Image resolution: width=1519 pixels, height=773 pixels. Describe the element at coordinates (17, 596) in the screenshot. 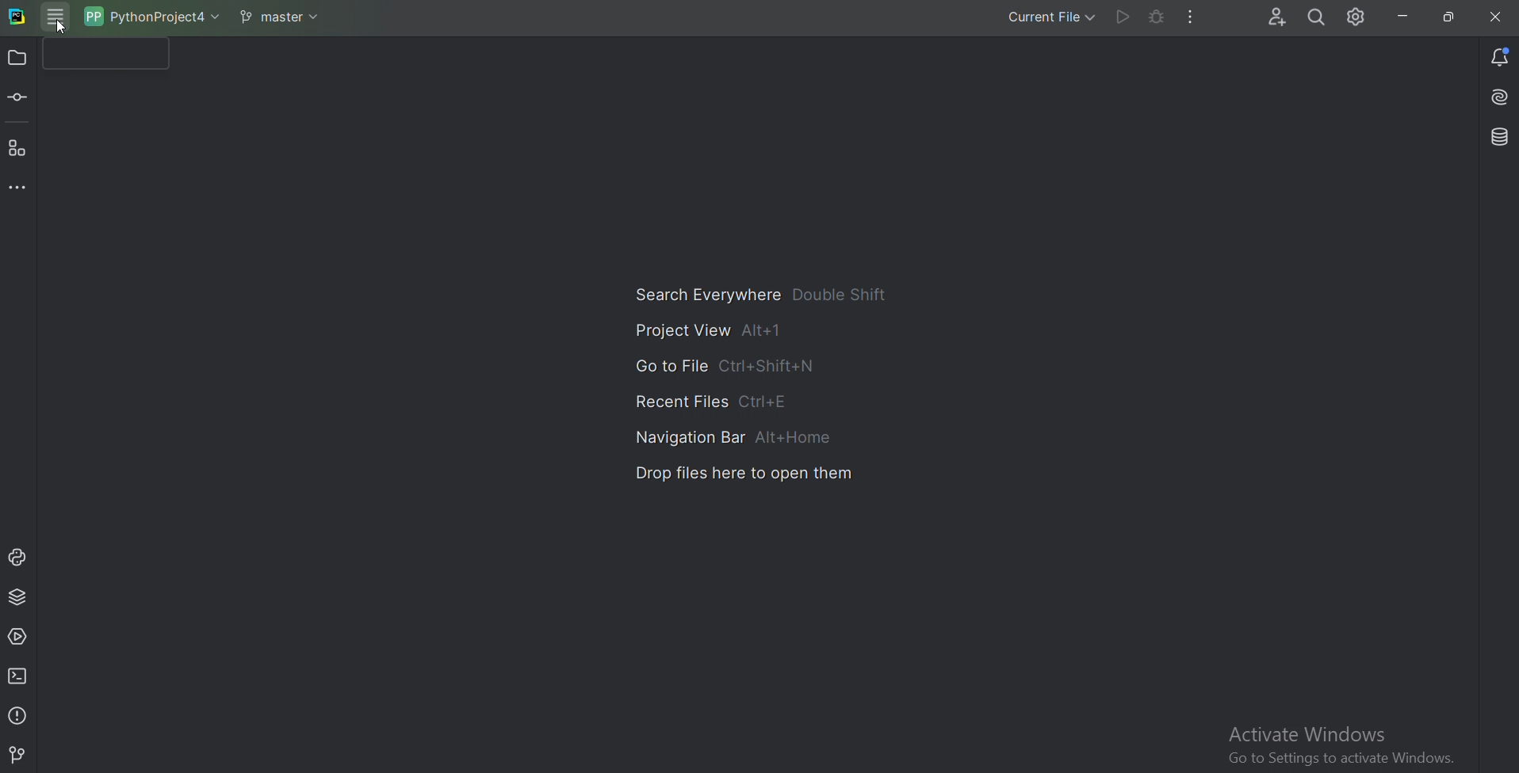

I see `Python package` at that location.